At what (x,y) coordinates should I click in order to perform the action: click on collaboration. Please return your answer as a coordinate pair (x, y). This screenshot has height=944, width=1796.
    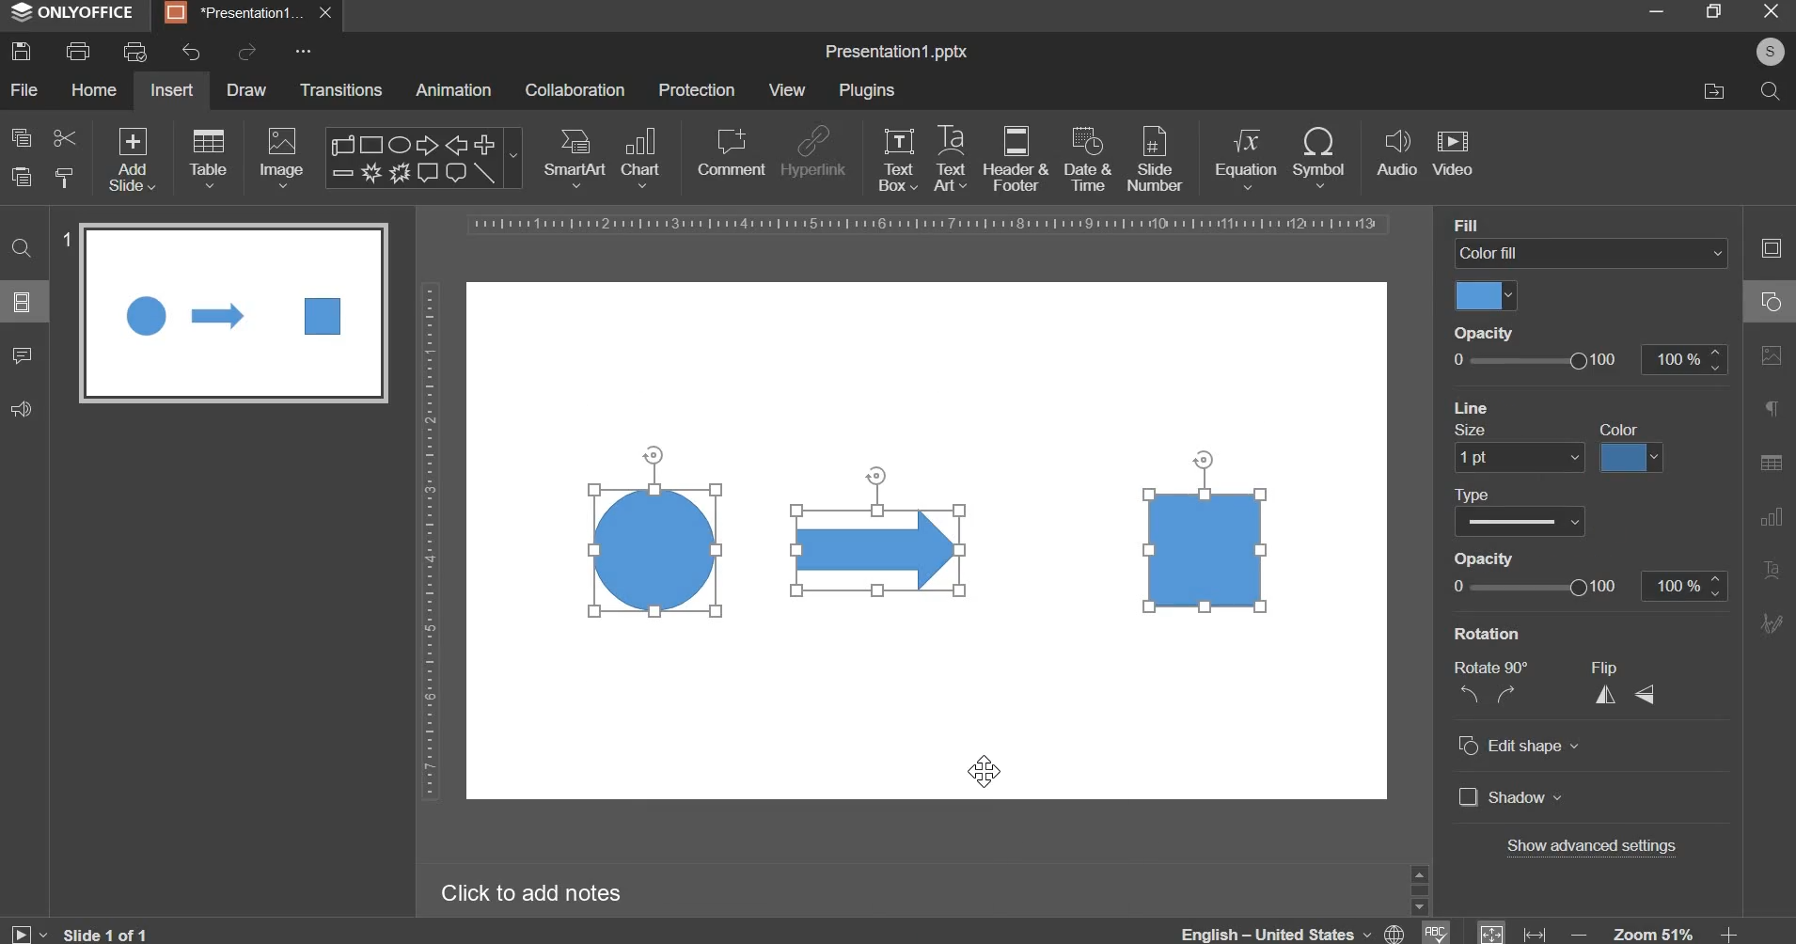
    Looking at the image, I should click on (575, 90).